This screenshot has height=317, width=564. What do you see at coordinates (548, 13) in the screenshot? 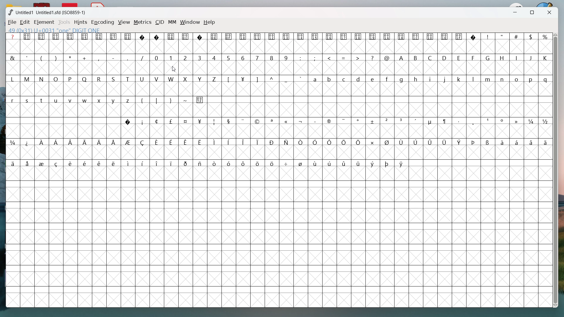
I see `close` at bounding box center [548, 13].